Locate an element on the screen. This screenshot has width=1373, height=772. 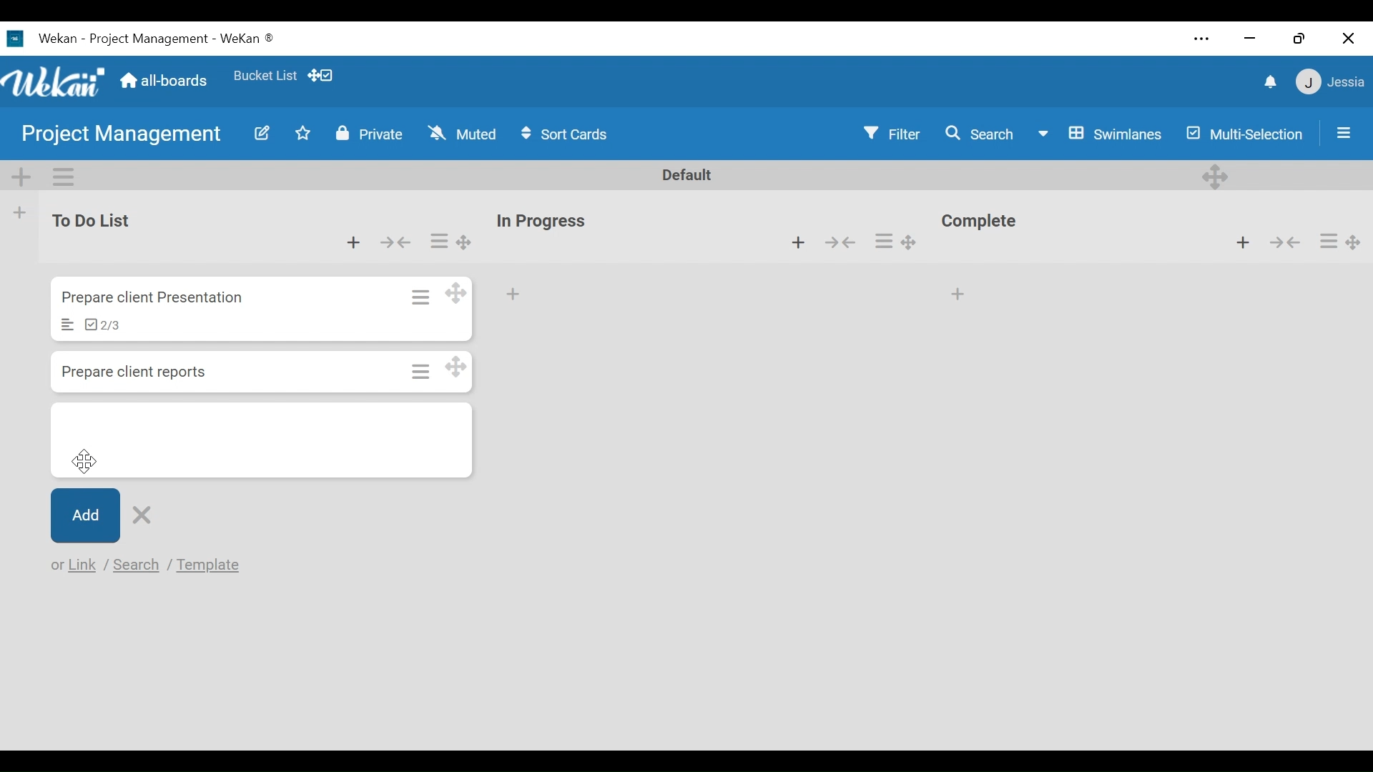
In progress is located at coordinates (546, 221).